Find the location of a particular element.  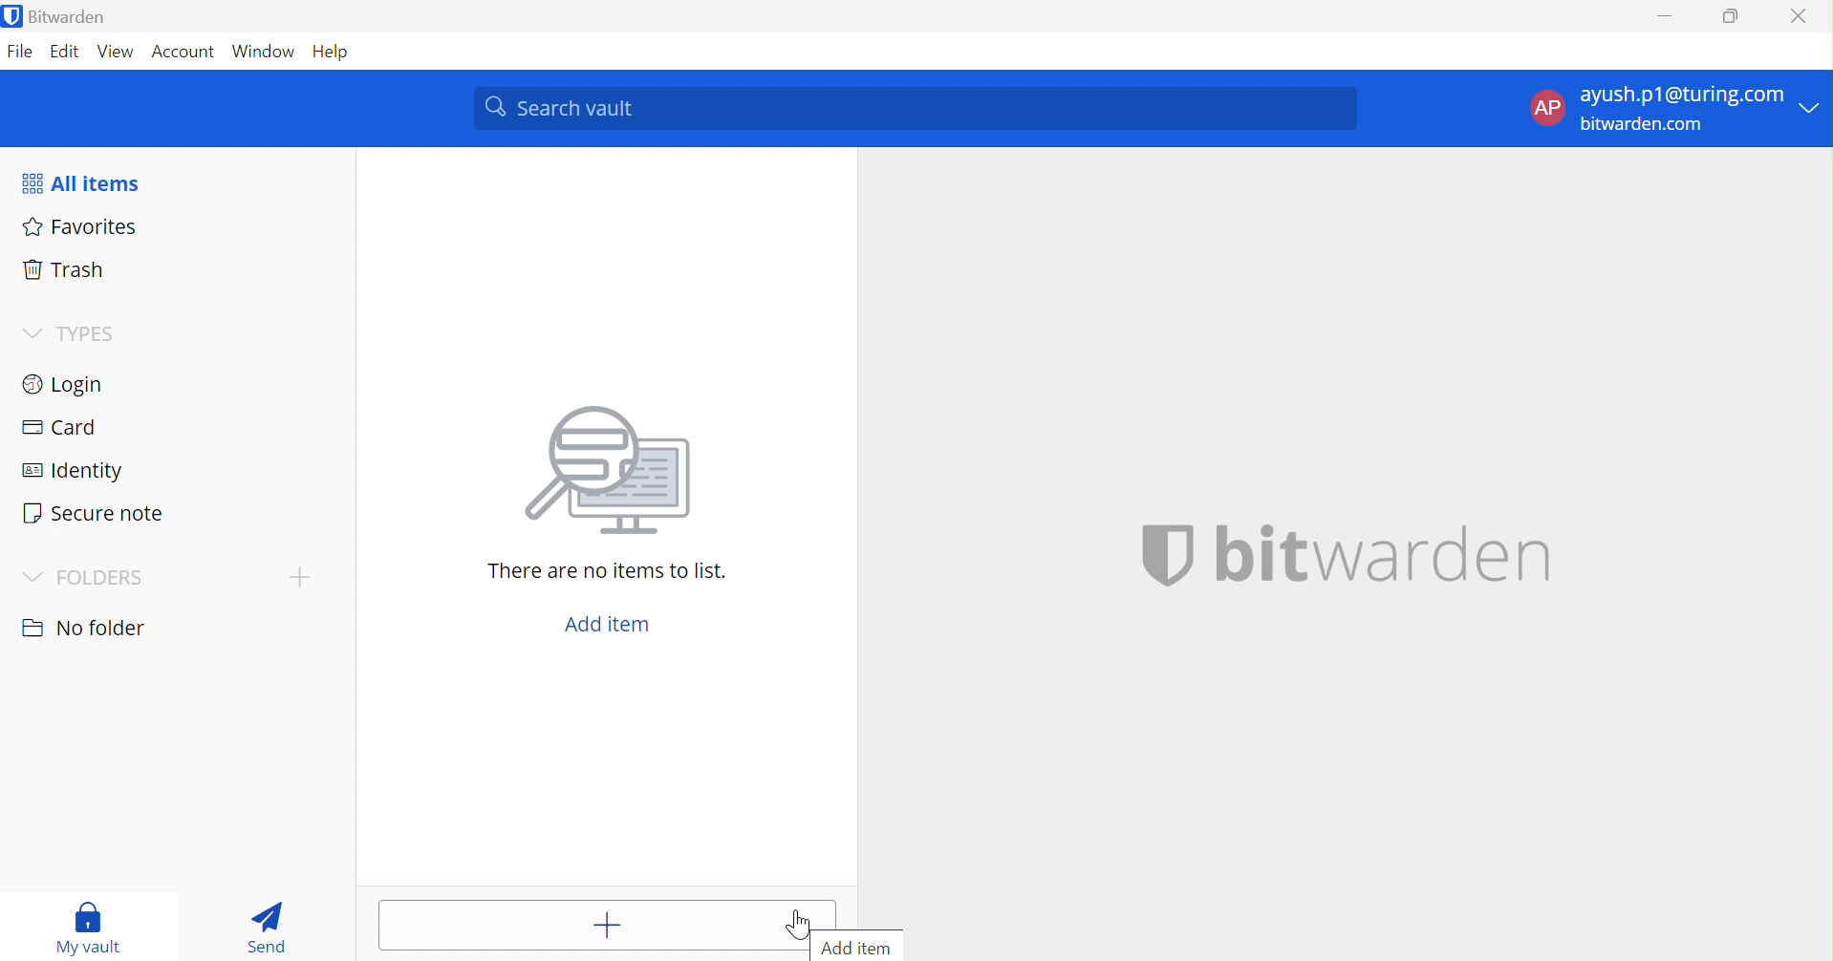

Image is located at coordinates (613, 473).